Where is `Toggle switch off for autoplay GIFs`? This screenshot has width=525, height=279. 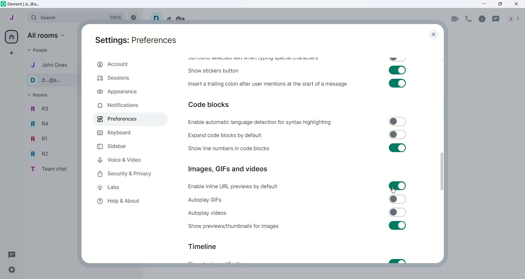 Toggle switch off for autoplay GIFs is located at coordinates (398, 199).